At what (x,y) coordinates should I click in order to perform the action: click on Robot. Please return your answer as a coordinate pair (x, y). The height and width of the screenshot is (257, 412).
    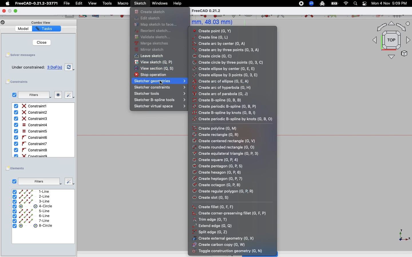
    Looking at the image, I should click on (322, 4).